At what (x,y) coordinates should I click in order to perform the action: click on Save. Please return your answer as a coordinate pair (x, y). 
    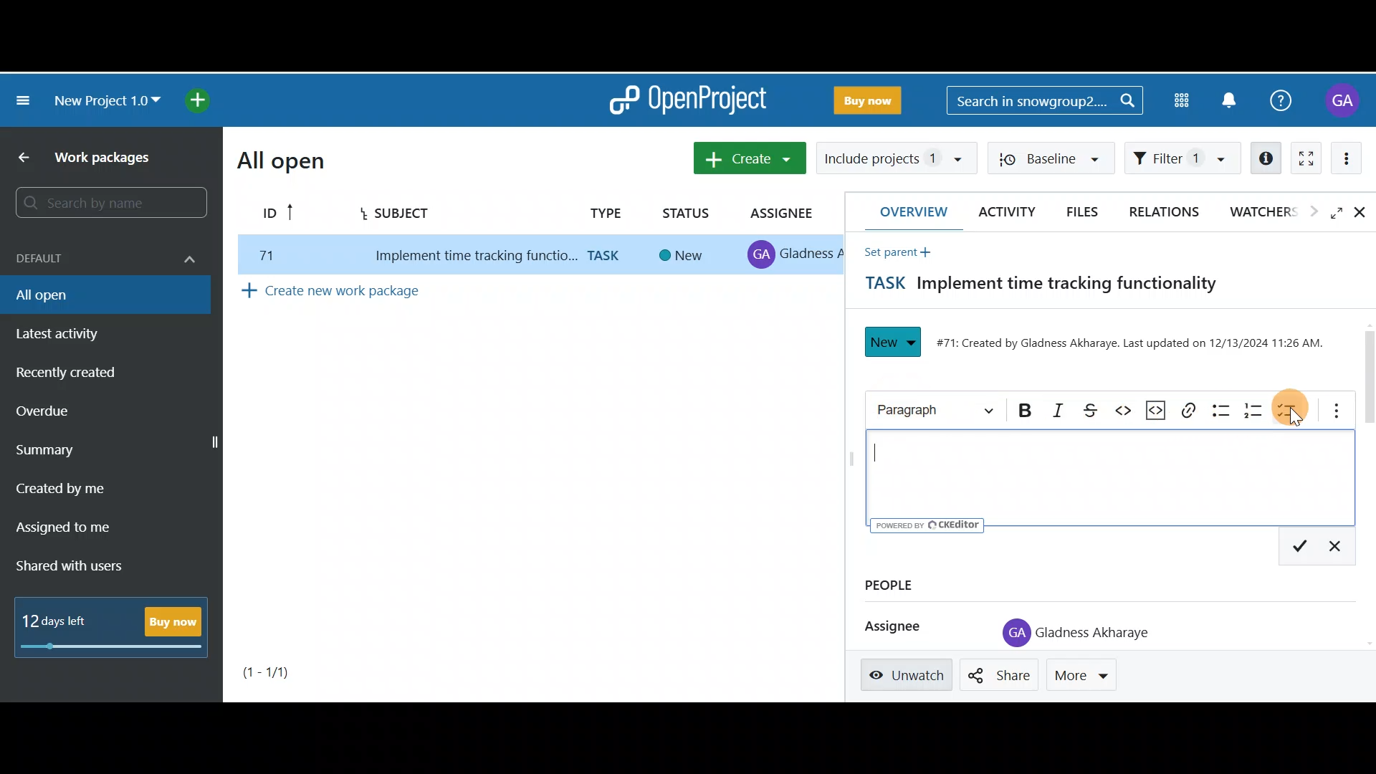
    Looking at the image, I should click on (1297, 548).